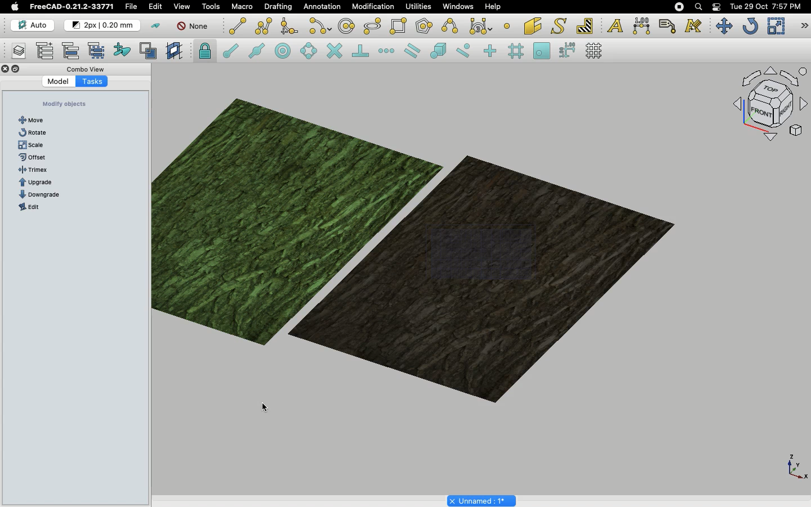 This screenshot has height=507, width=811. Describe the element at coordinates (507, 25) in the screenshot. I see `Point` at that location.